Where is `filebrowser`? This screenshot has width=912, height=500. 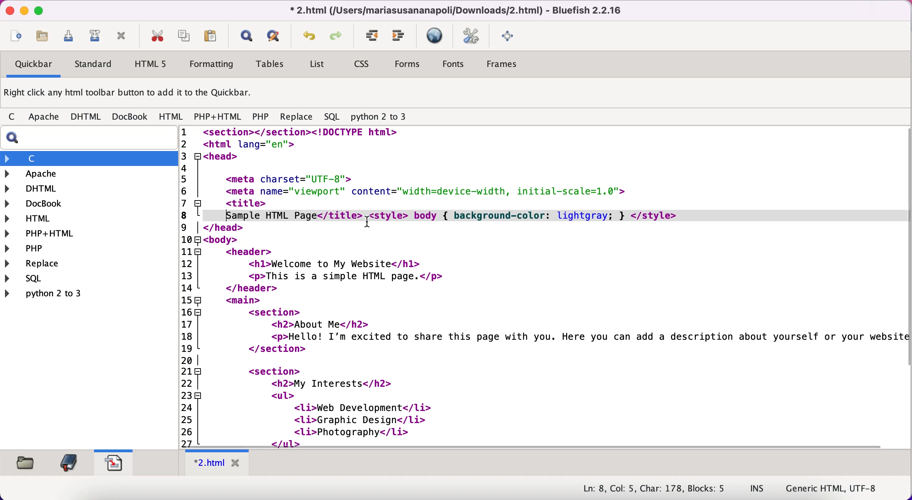 filebrowser is located at coordinates (27, 463).